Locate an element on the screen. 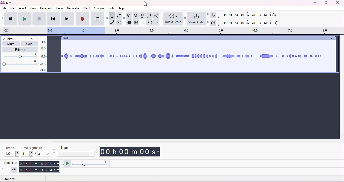  trim outside selection is located at coordinates (130, 23).